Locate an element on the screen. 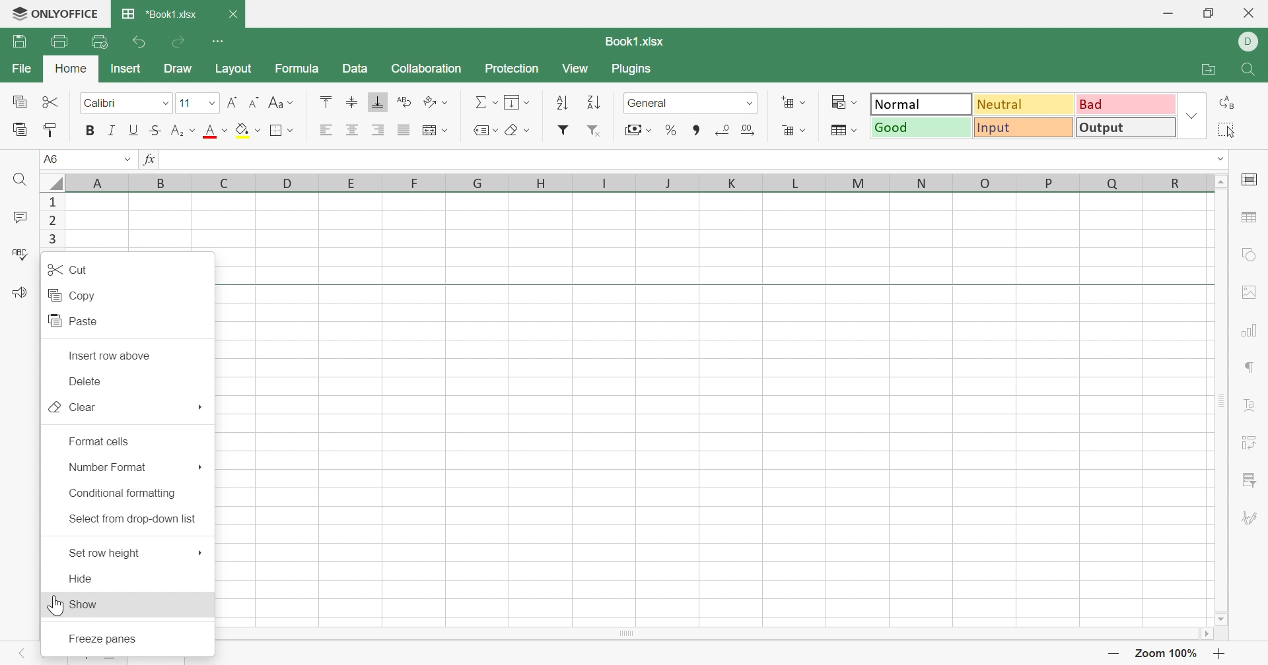 Image resolution: width=1268 pixels, height=665 pixels. General is located at coordinates (649, 104).